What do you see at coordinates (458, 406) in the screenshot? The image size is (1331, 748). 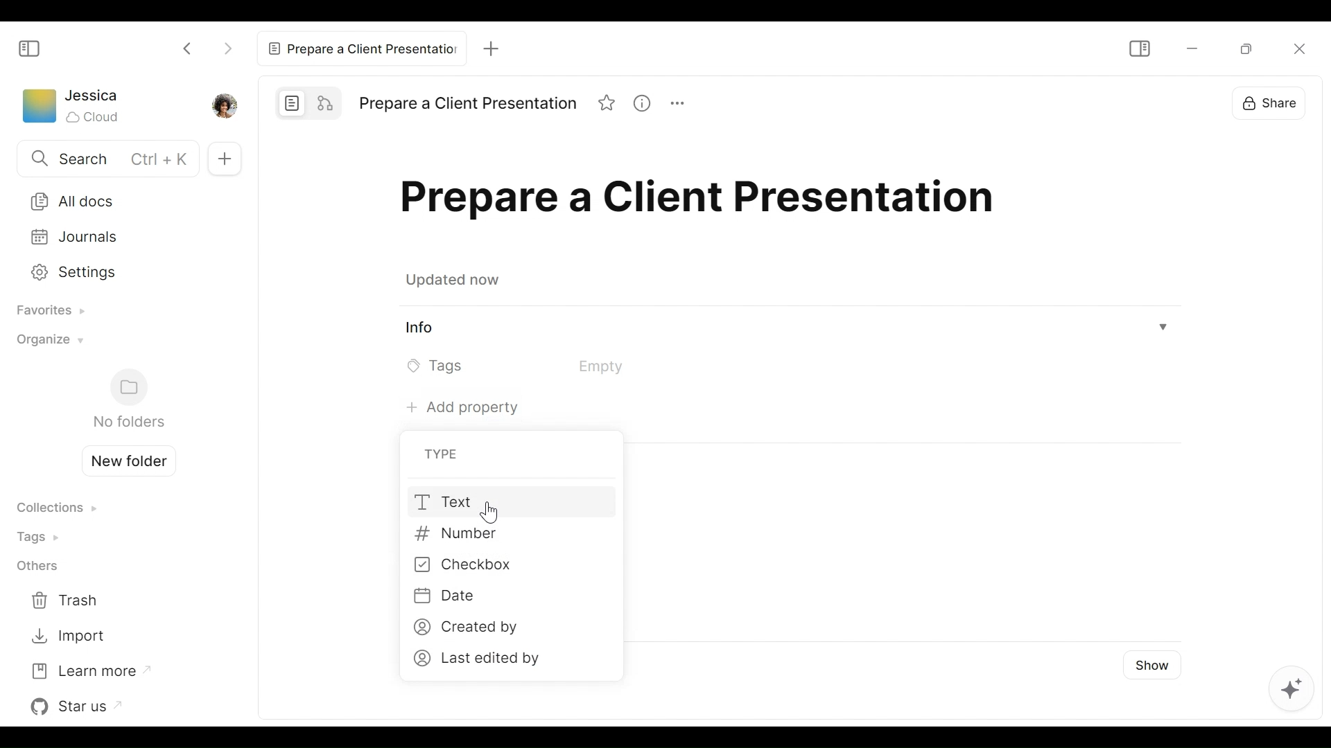 I see `Add property` at bounding box center [458, 406].